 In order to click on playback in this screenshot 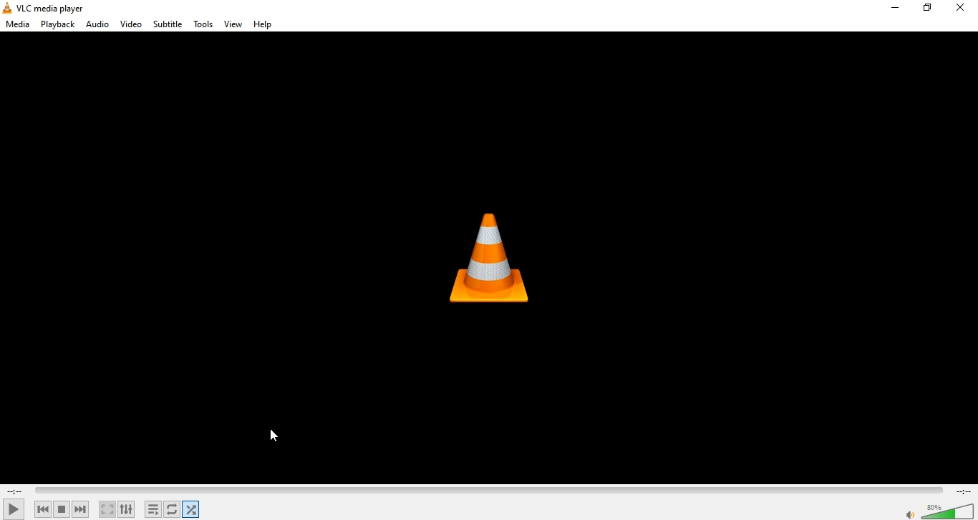, I will do `click(57, 25)`.